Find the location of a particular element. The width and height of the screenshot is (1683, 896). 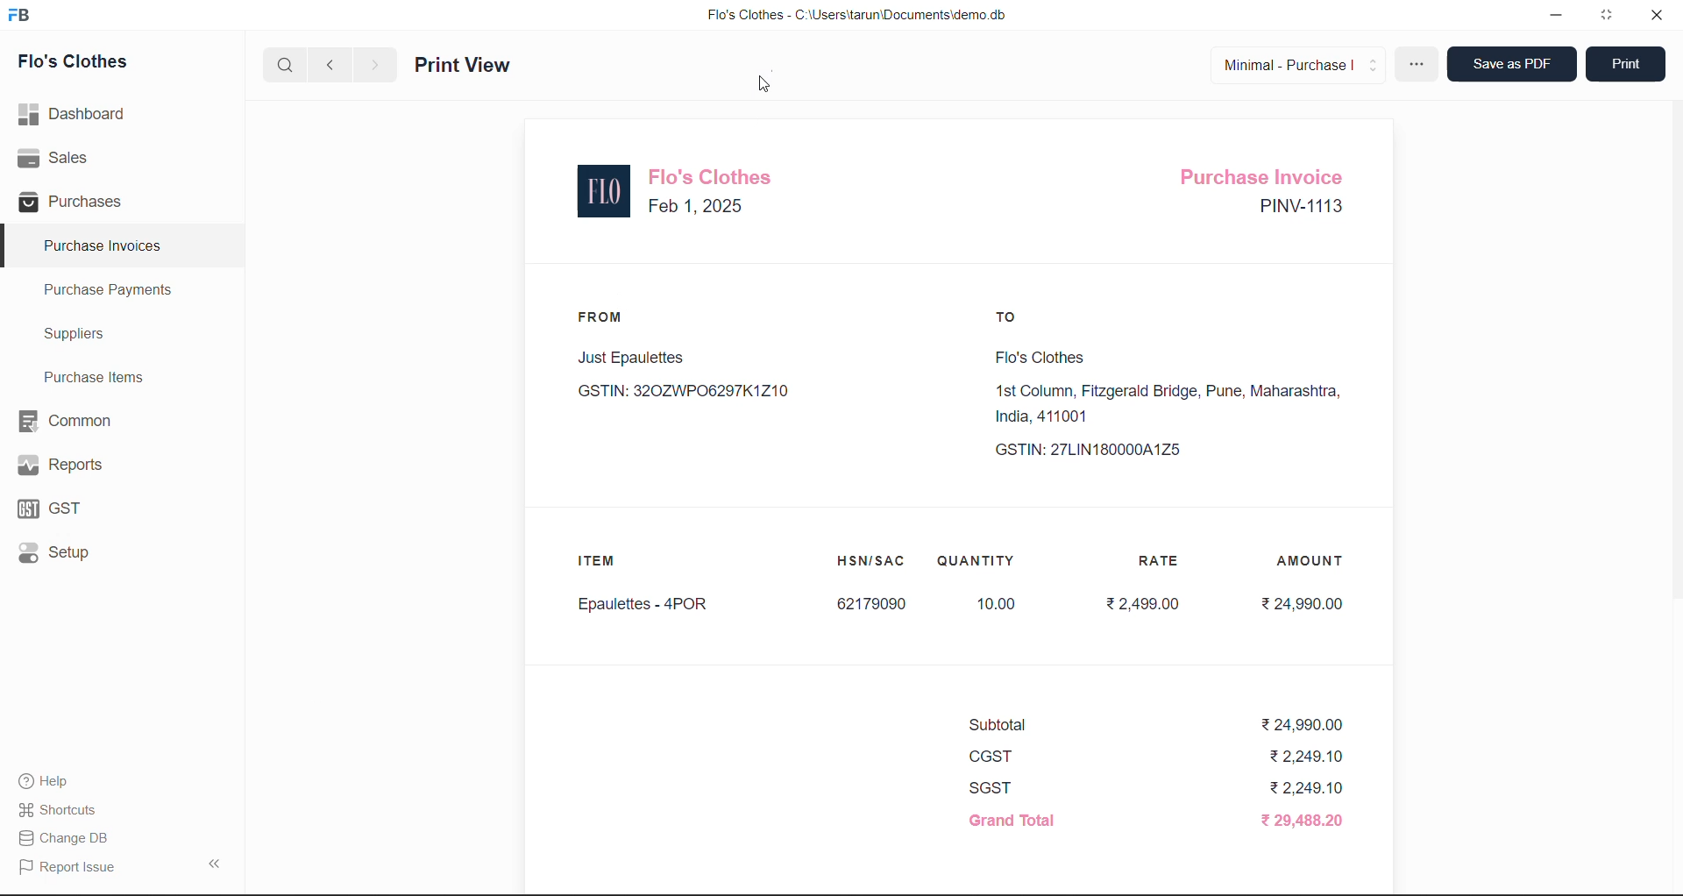

Suppliers is located at coordinates (84, 337).